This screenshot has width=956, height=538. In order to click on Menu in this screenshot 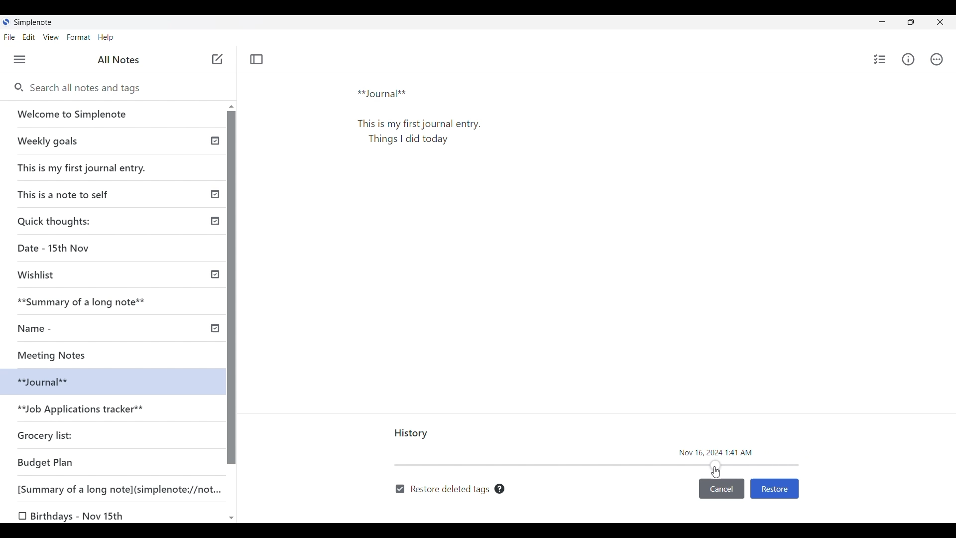, I will do `click(19, 59)`.